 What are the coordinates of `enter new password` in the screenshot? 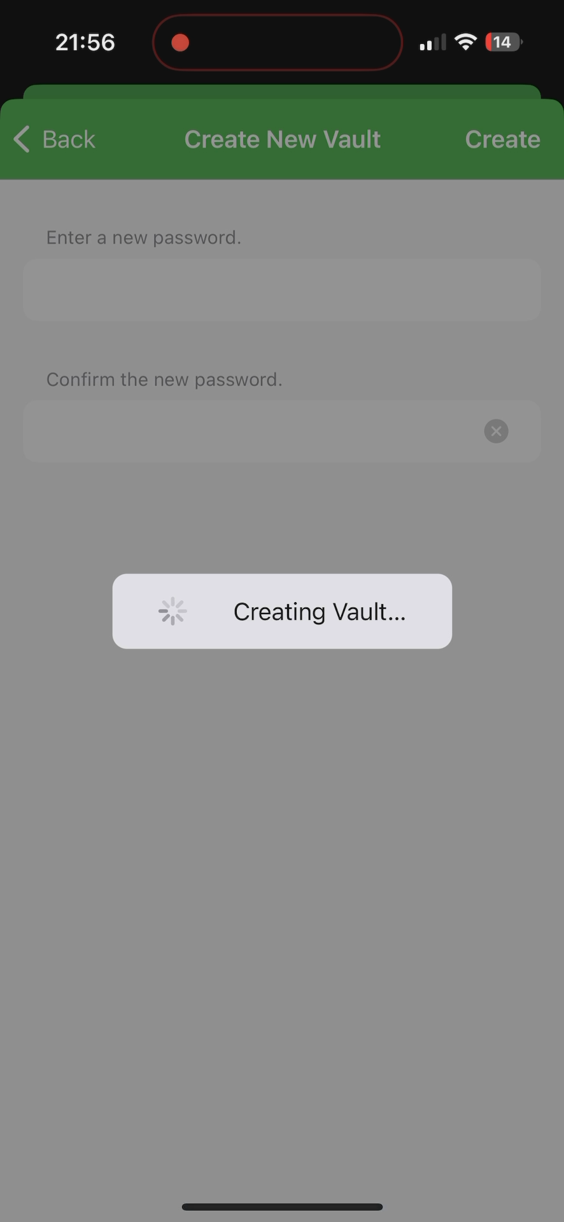 It's located at (280, 272).